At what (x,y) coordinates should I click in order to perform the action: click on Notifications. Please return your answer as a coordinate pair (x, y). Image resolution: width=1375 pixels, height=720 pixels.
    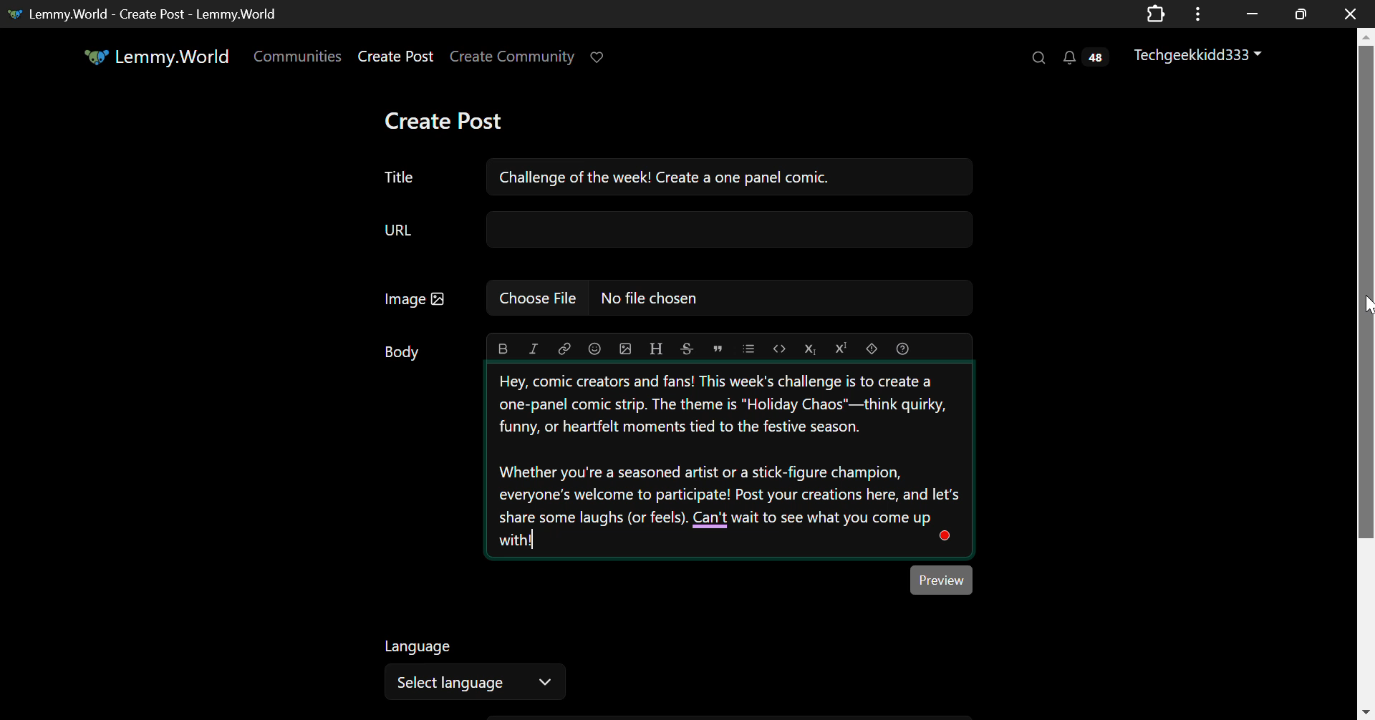
    Looking at the image, I should click on (1084, 59).